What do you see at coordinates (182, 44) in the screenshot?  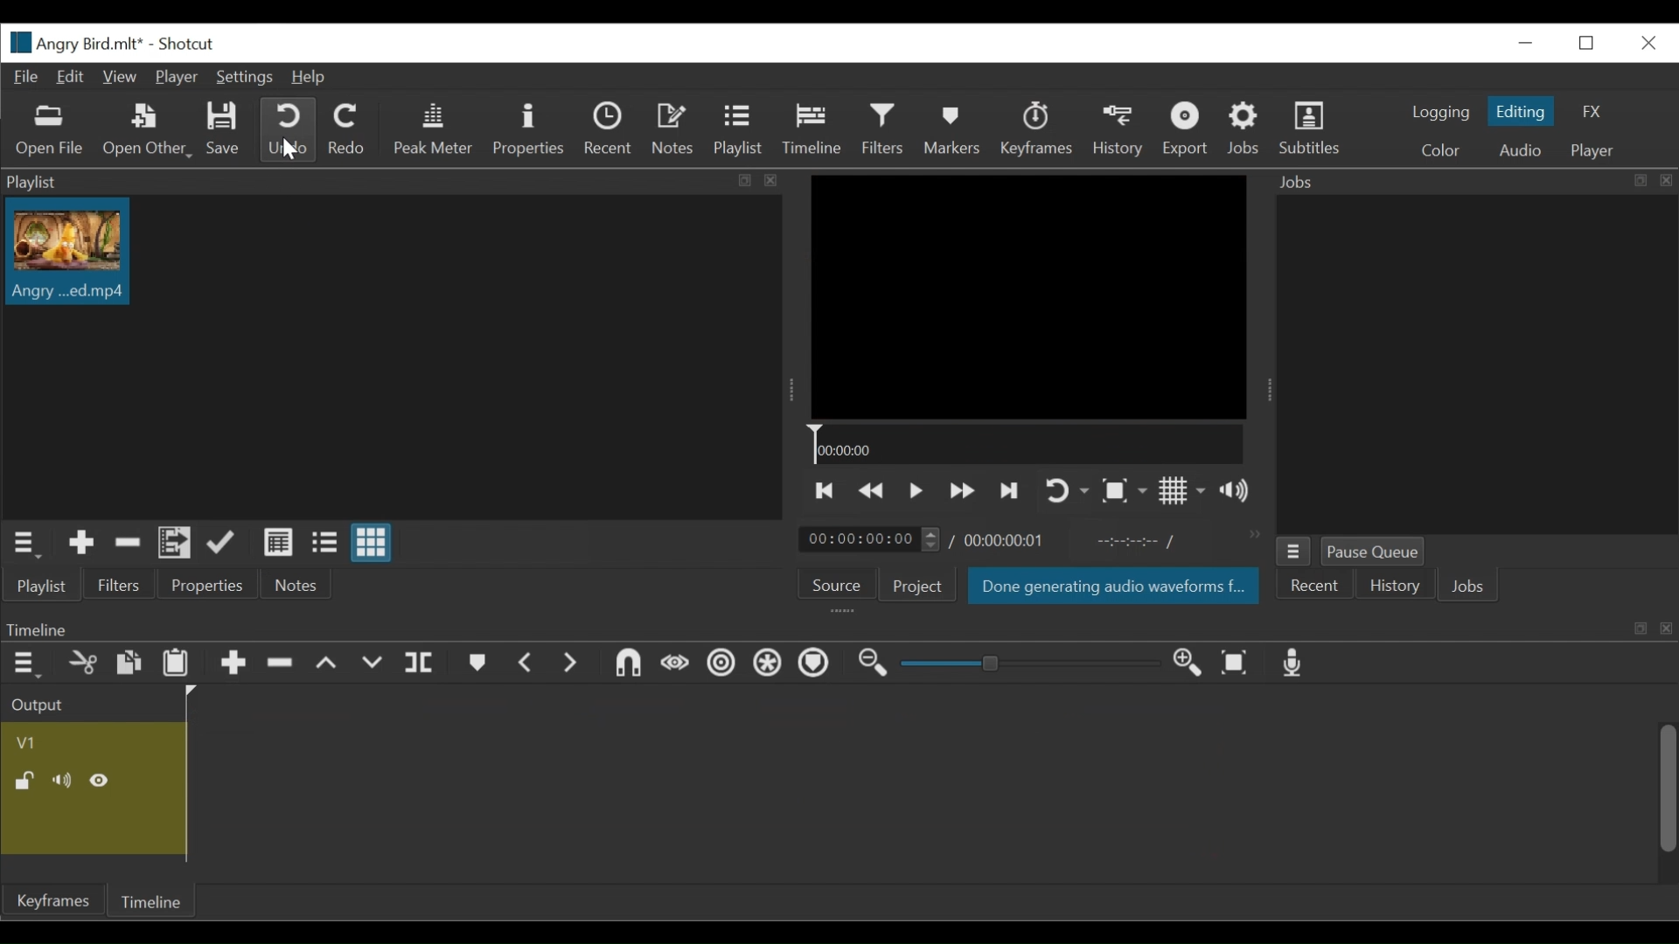 I see `Shotcut` at bounding box center [182, 44].